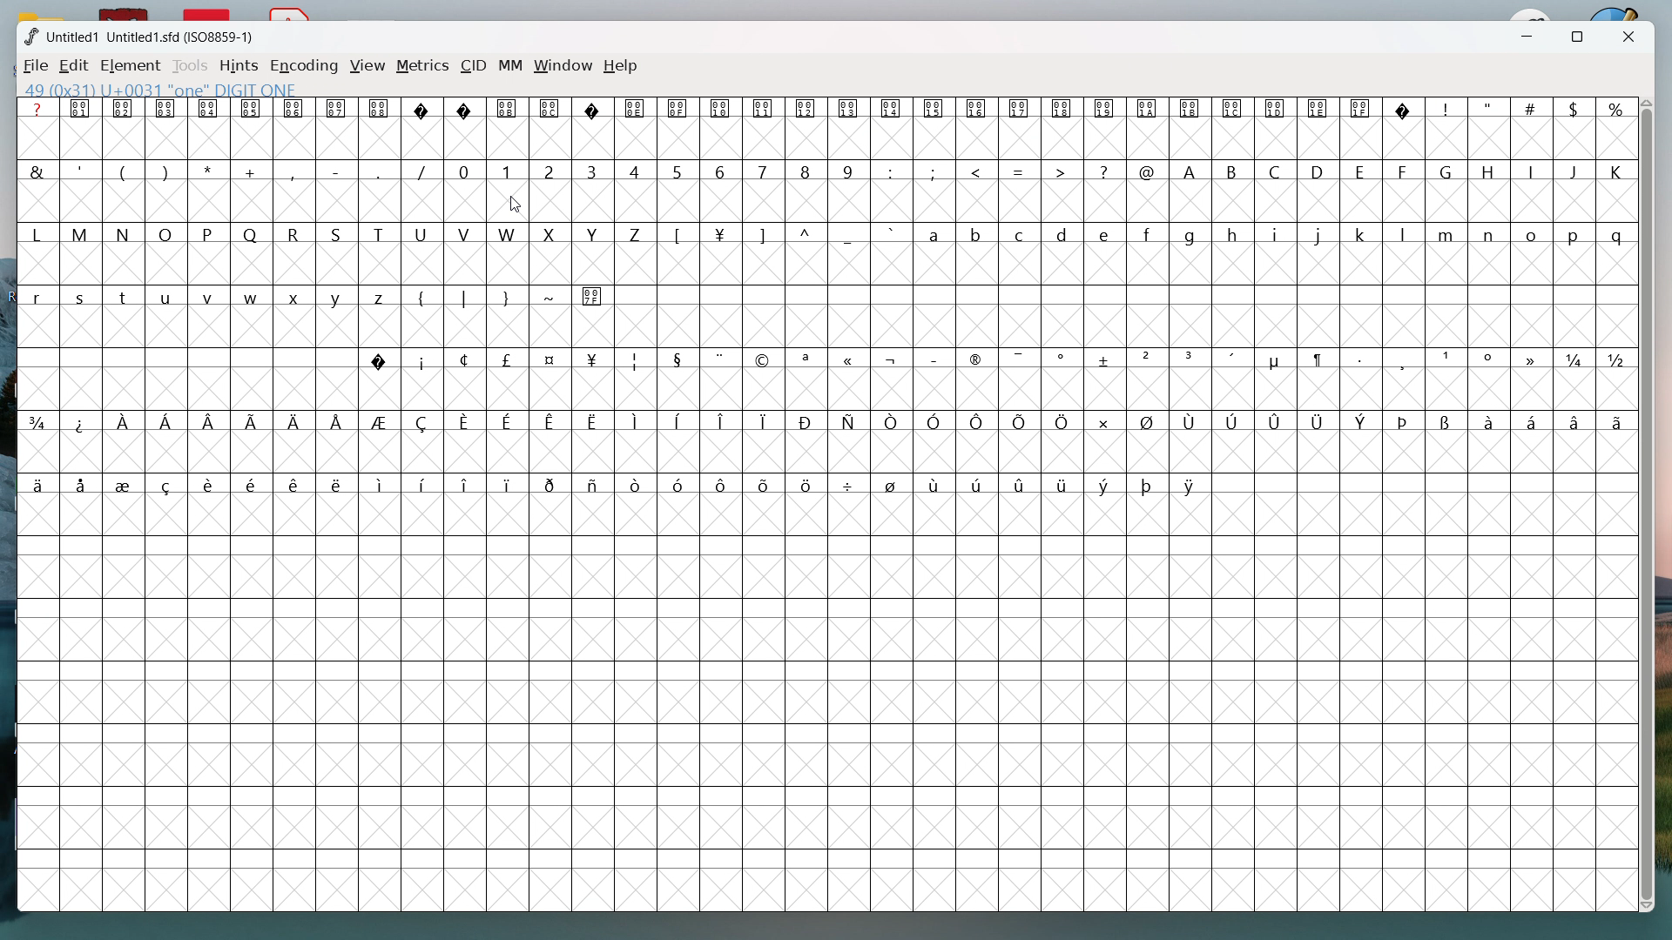 The image size is (1672, 940). Describe the element at coordinates (550, 295) in the screenshot. I see `~` at that location.